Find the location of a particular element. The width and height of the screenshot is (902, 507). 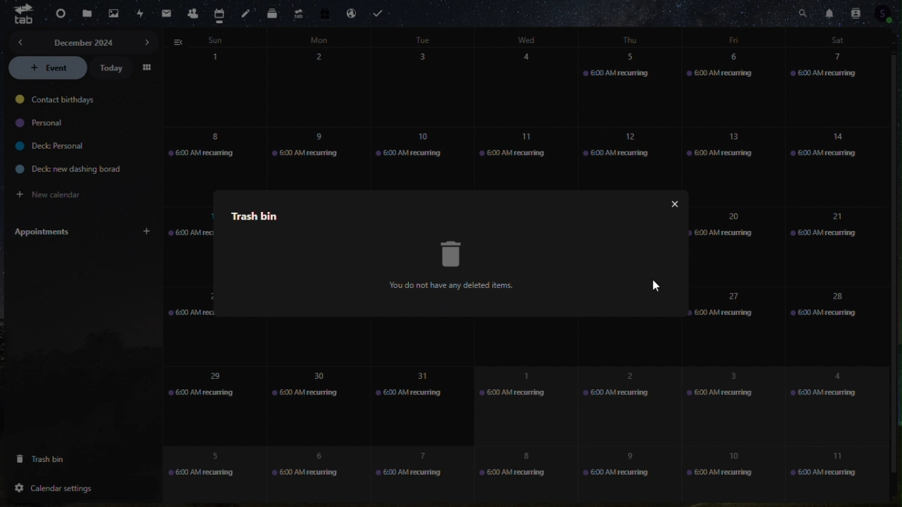

calendar is located at coordinates (220, 11).